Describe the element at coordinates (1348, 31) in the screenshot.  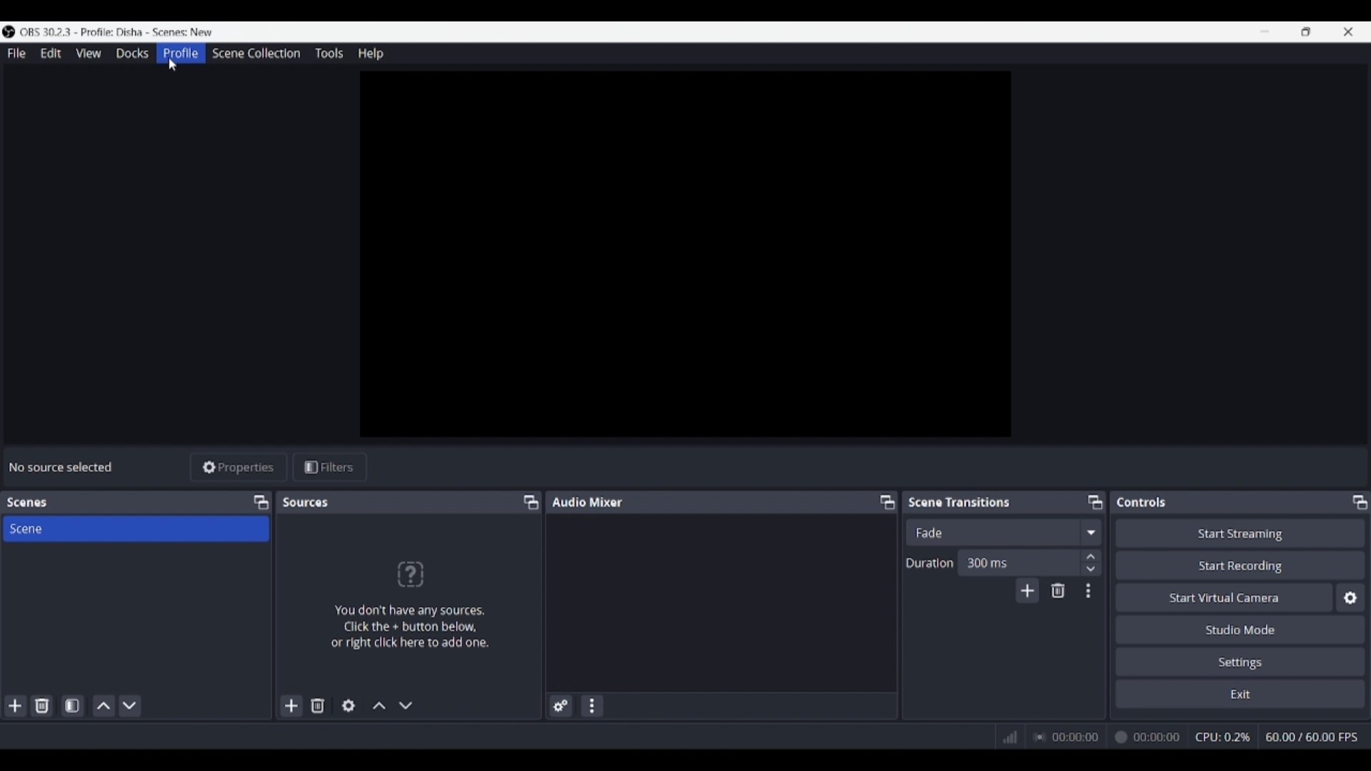
I see `Close interface` at that location.